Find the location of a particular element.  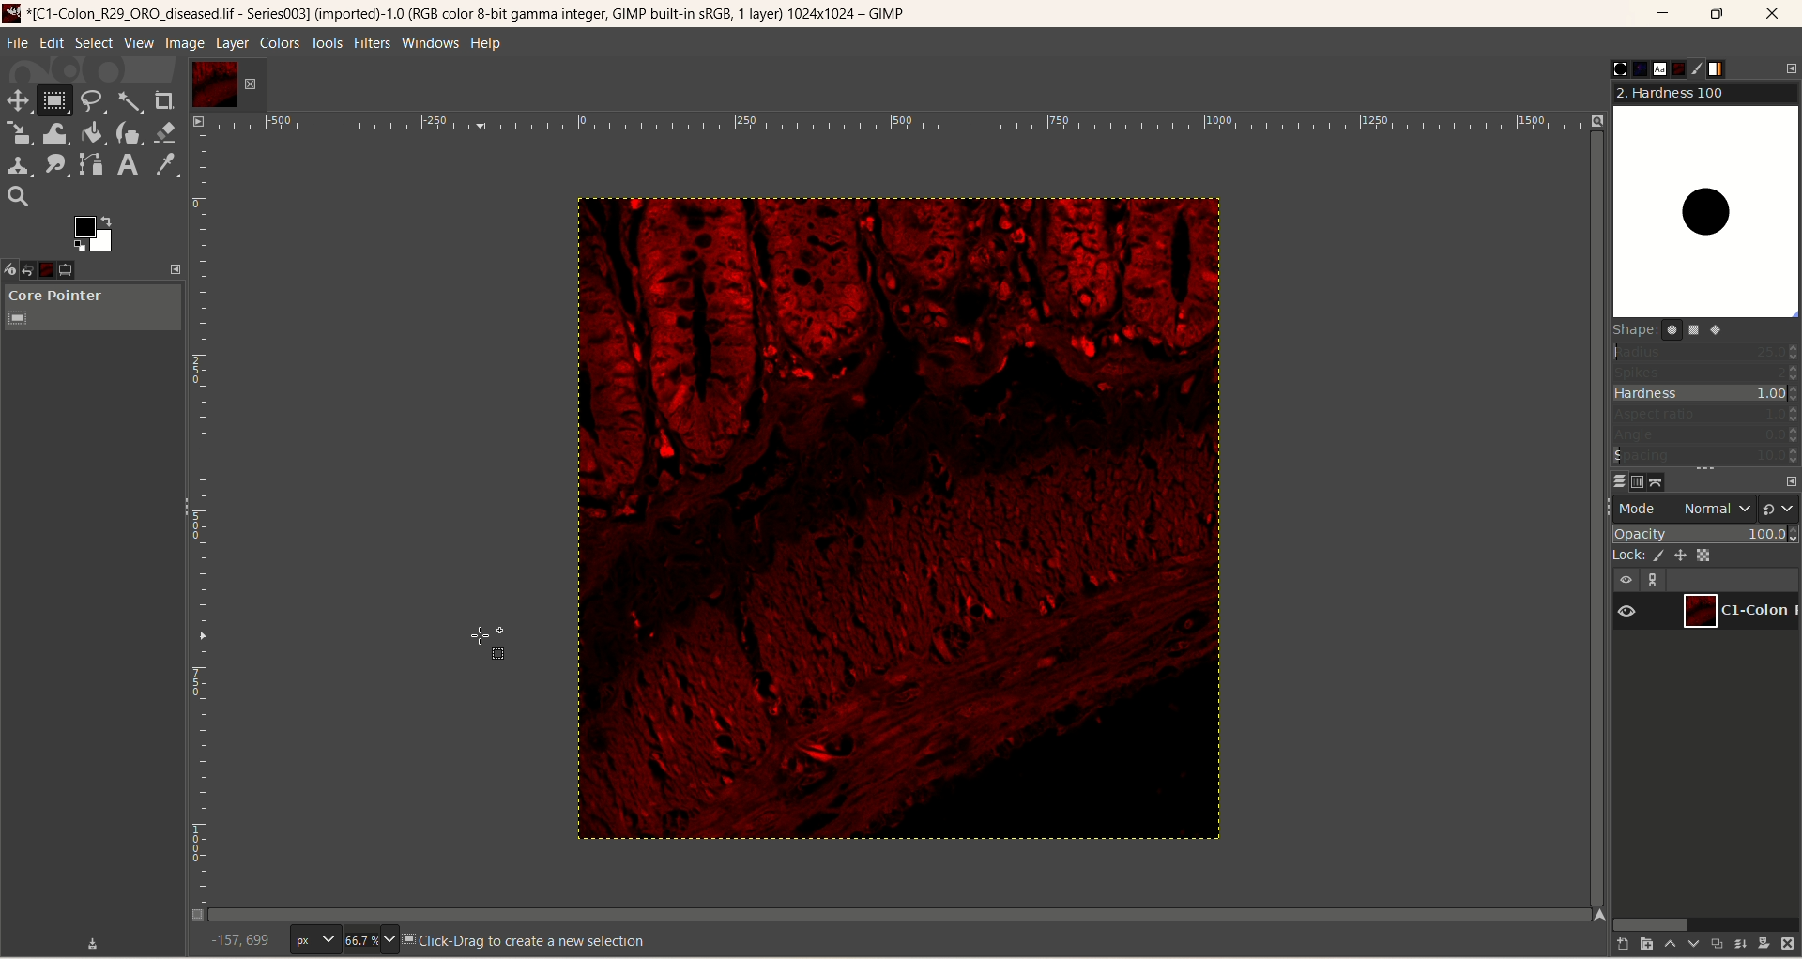

create a new layer with last used values is located at coordinates (1613, 945).